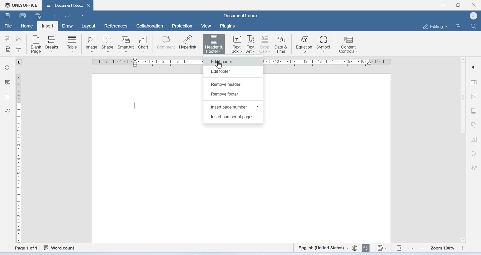 The width and height of the screenshot is (481, 255). Describe the element at coordinates (367, 248) in the screenshot. I see `Spell checking` at that location.